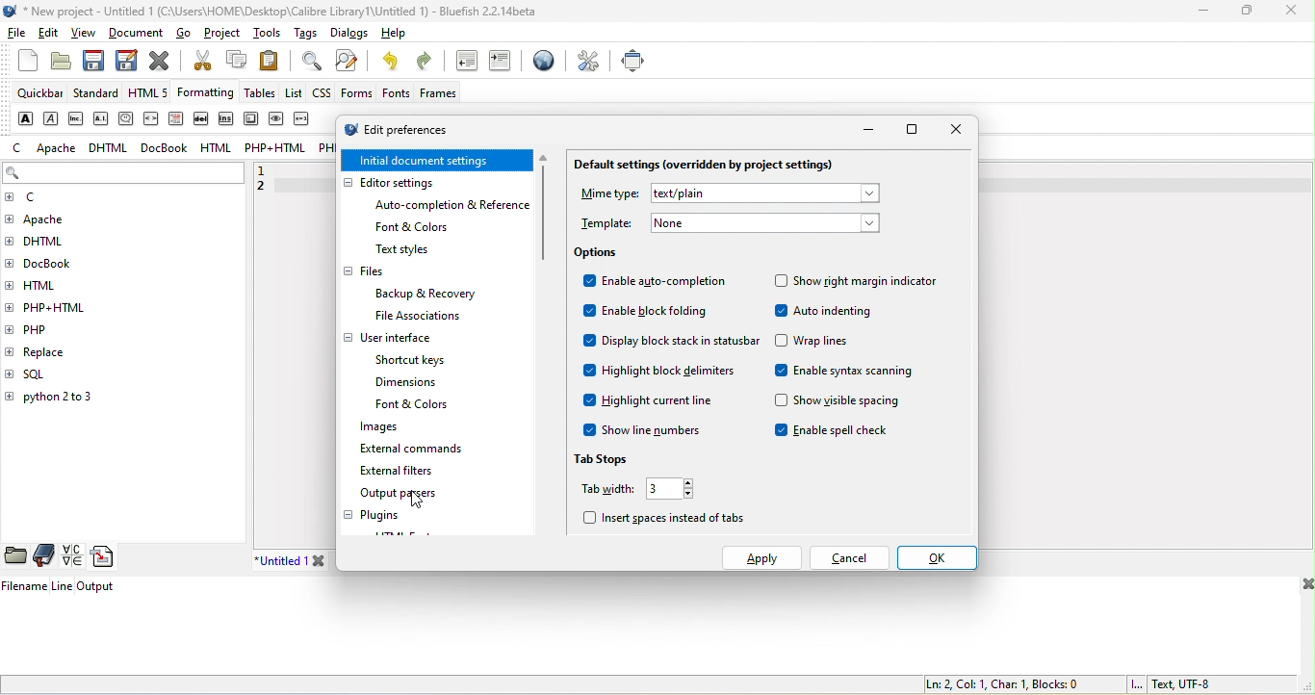 Image resolution: width=1315 pixels, height=695 pixels. Describe the element at coordinates (276, 150) in the screenshot. I see `php+html` at that location.